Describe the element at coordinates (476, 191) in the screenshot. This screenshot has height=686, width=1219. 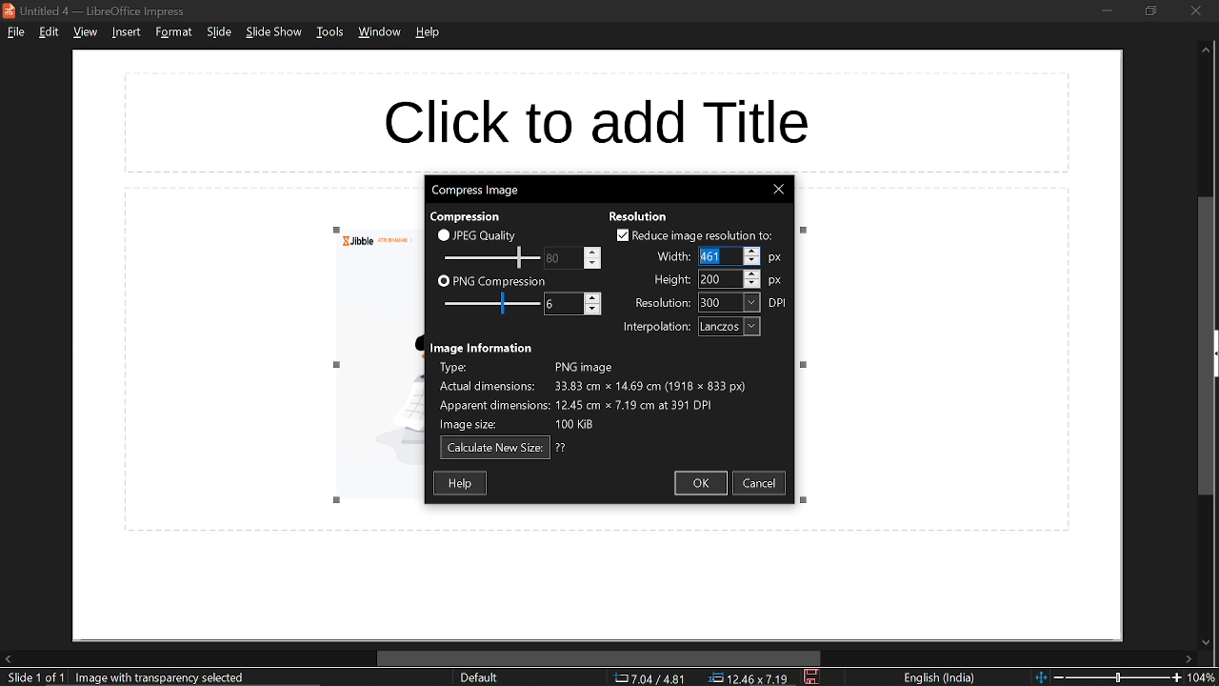
I see `current window` at that location.